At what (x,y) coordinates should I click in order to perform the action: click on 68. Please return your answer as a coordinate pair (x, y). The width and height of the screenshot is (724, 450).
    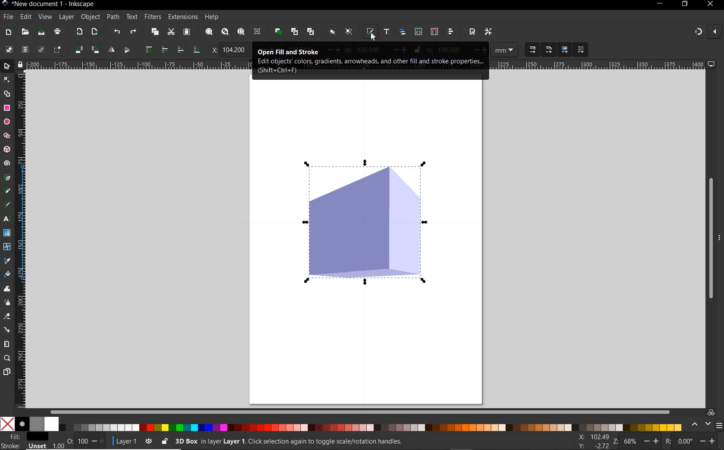
    Looking at the image, I should click on (631, 441).